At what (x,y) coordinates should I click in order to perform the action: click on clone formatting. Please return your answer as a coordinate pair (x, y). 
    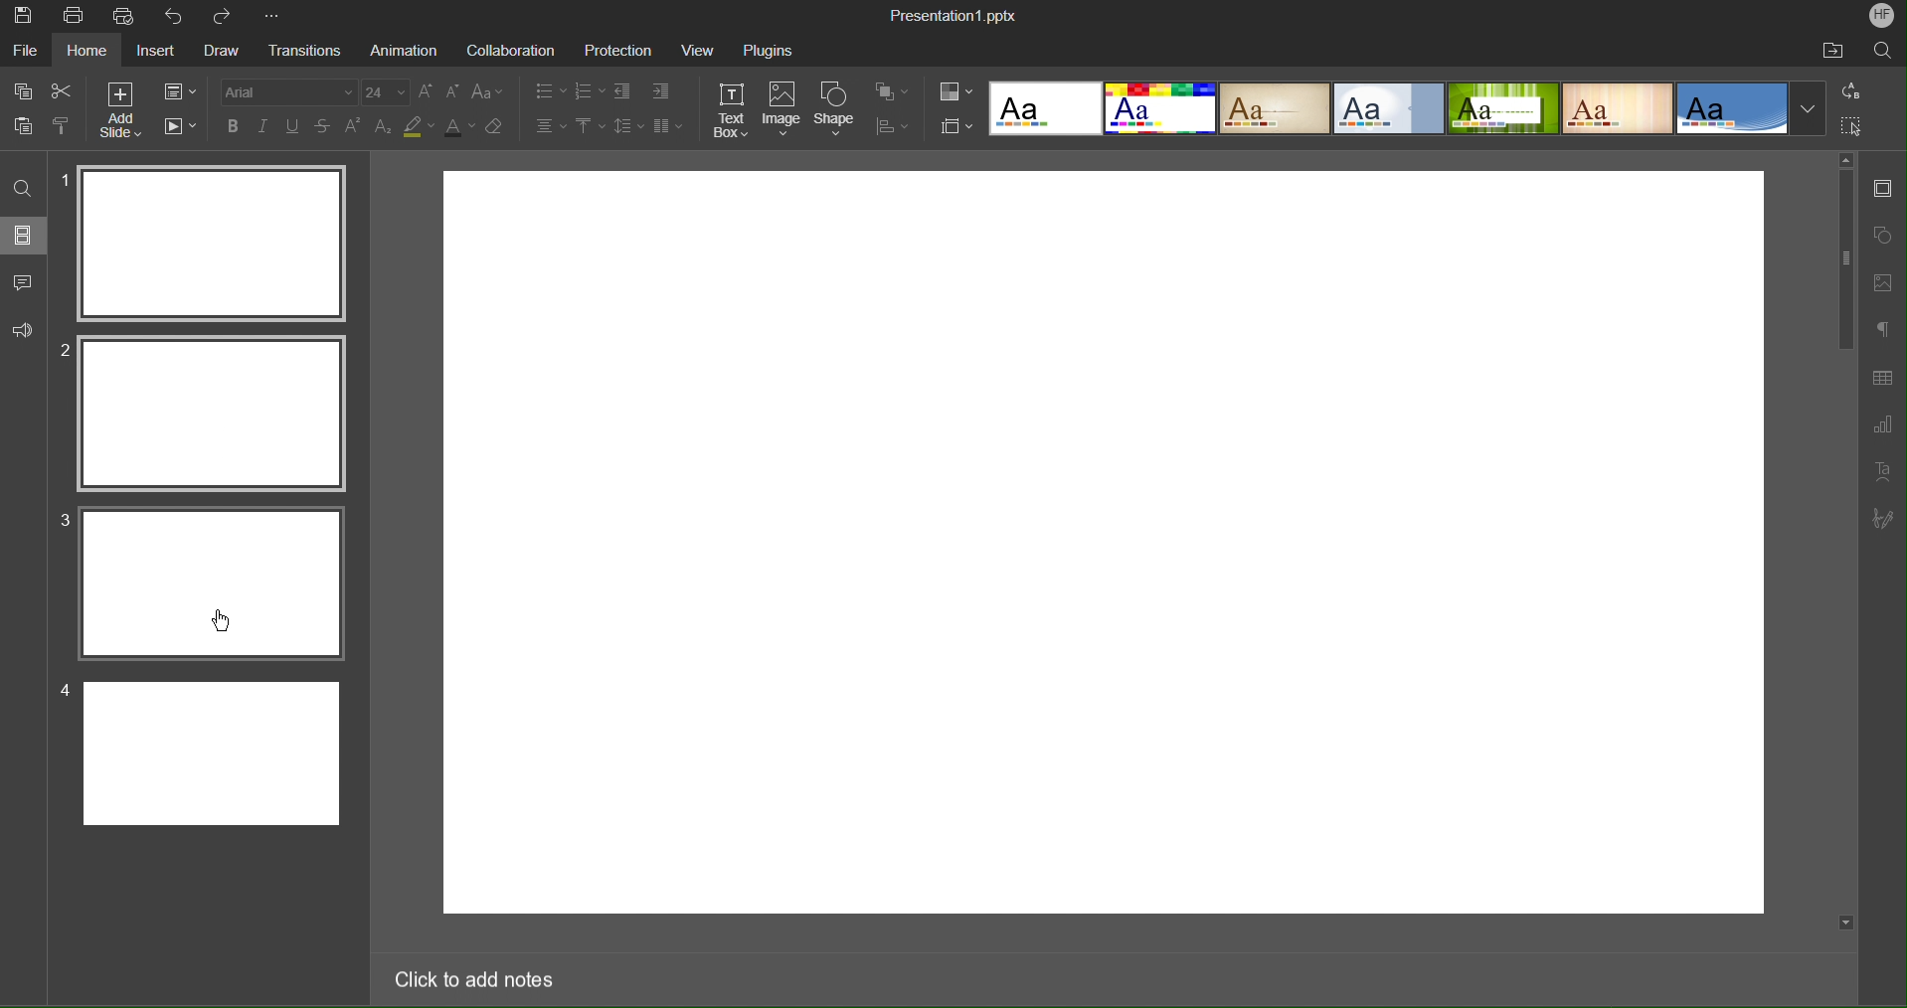
    Looking at the image, I should click on (65, 126).